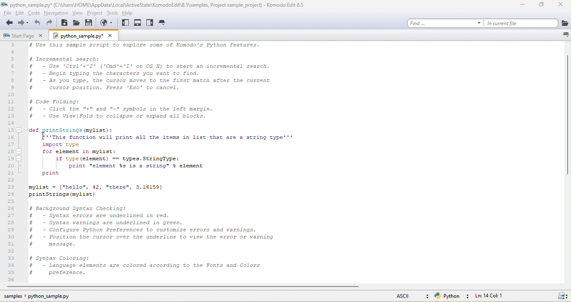  Describe the element at coordinates (453, 297) in the screenshot. I see `python` at that location.